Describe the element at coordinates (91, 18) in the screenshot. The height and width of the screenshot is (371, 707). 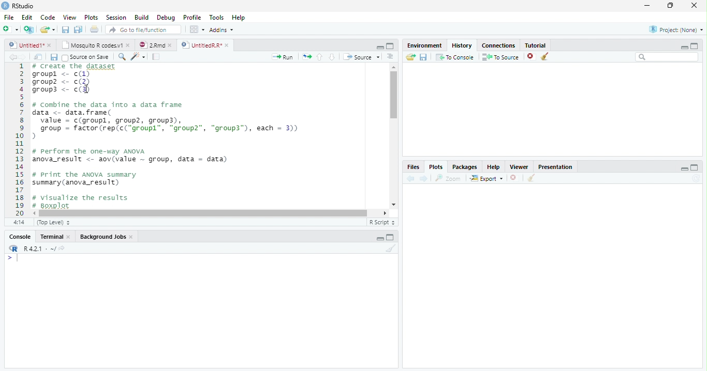
I see `Plots` at that location.